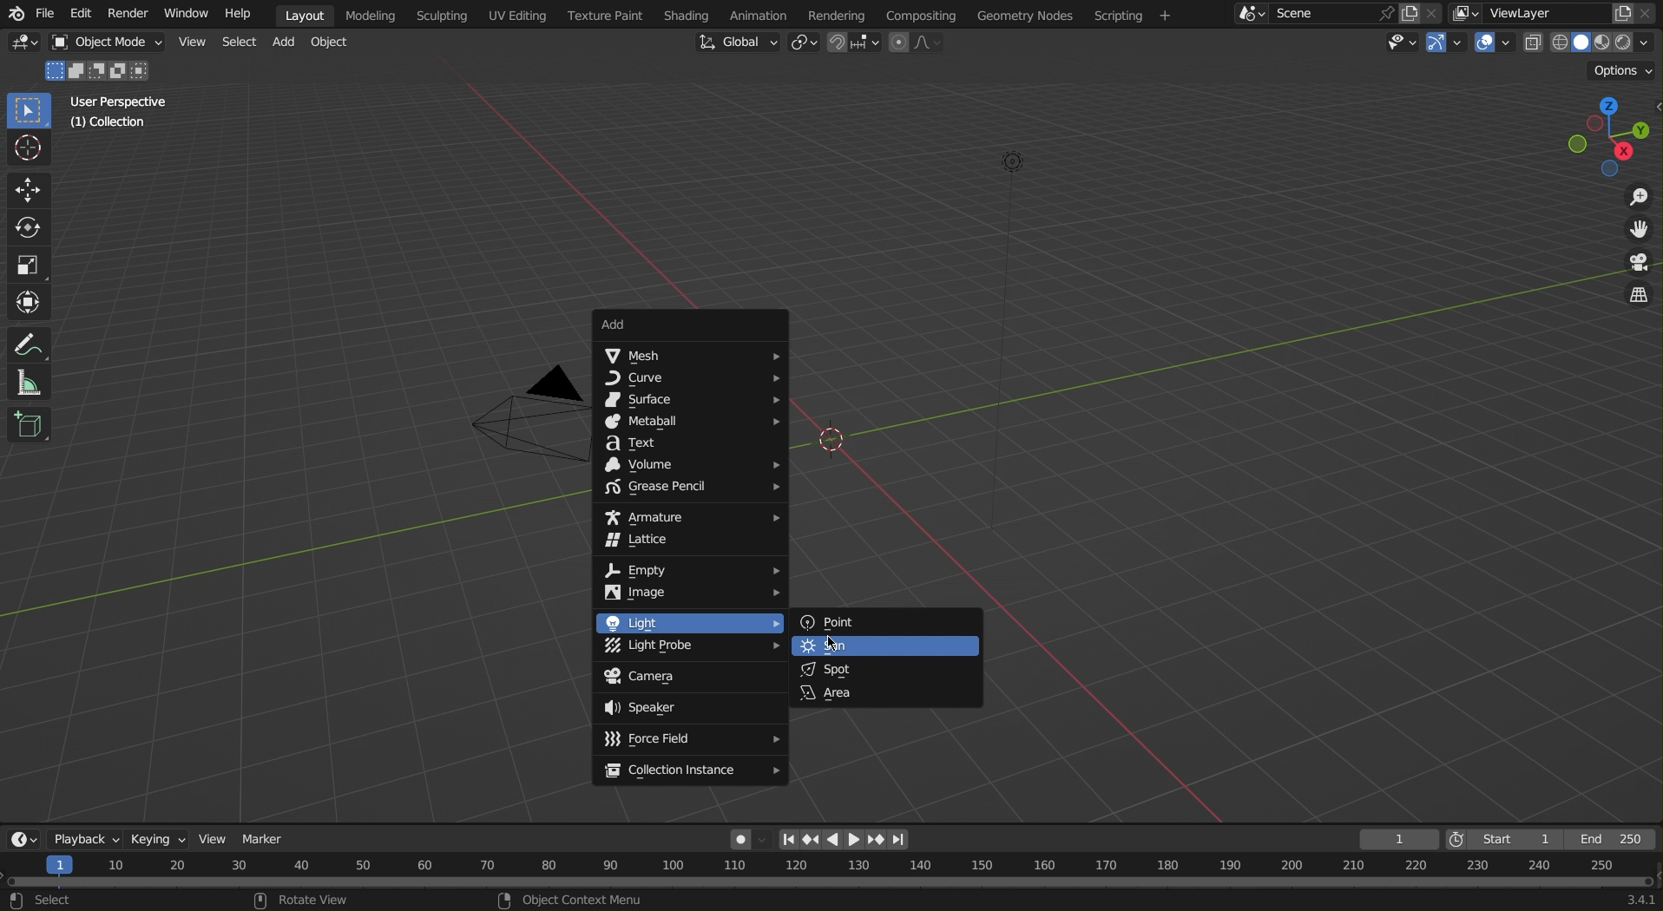  I want to click on Collection Instance, so click(692, 772).